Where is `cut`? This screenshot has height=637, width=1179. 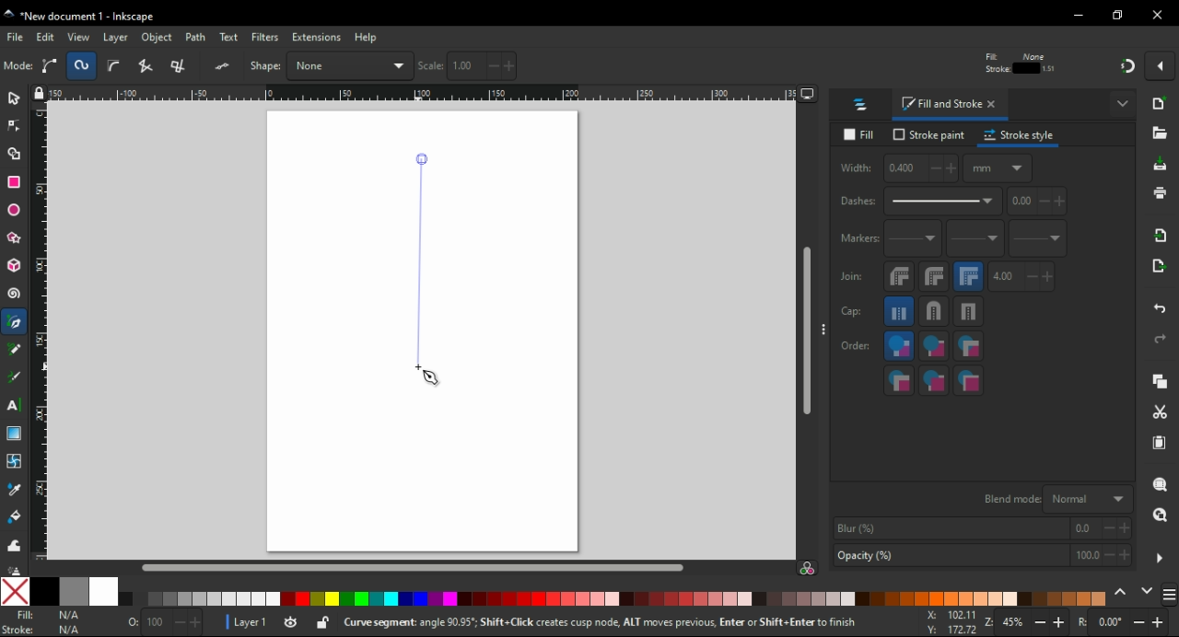
cut is located at coordinates (1159, 413).